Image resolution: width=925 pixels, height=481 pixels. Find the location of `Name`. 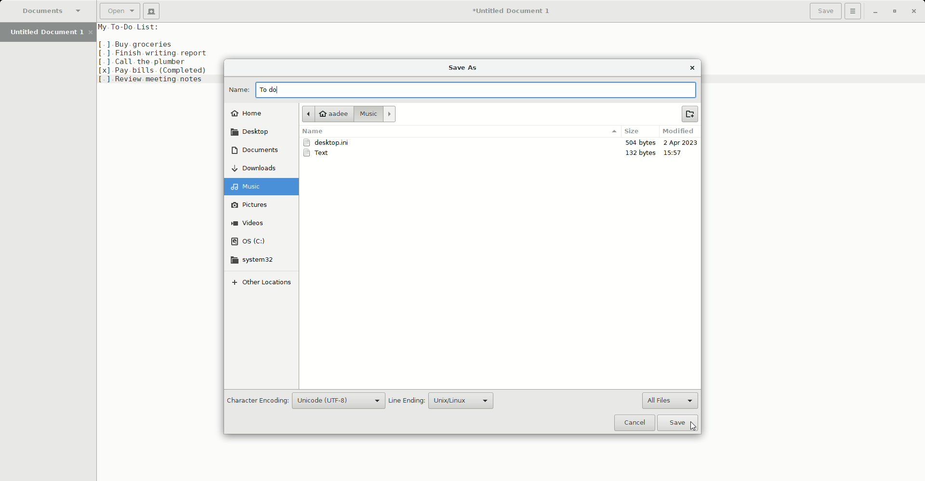

Name is located at coordinates (237, 89).